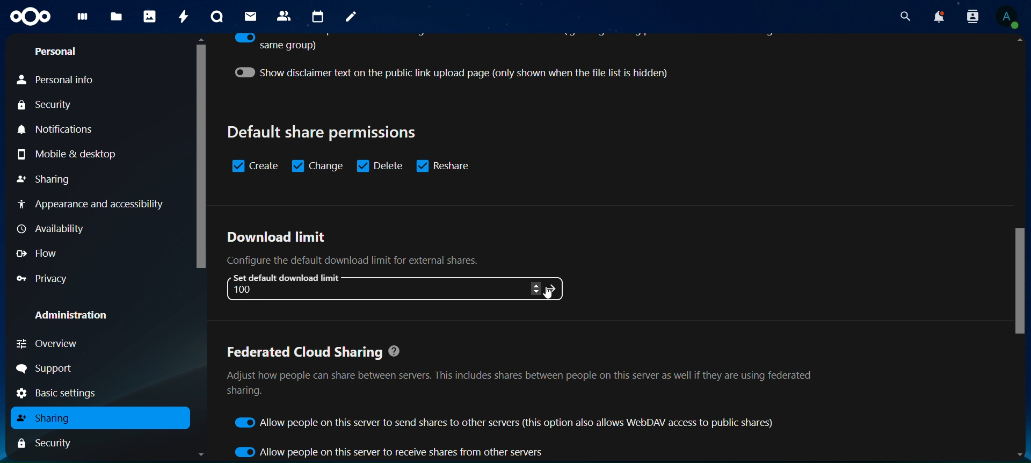 The image size is (1031, 463). What do you see at coordinates (219, 16) in the screenshot?
I see `talk` at bounding box center [219, 16].